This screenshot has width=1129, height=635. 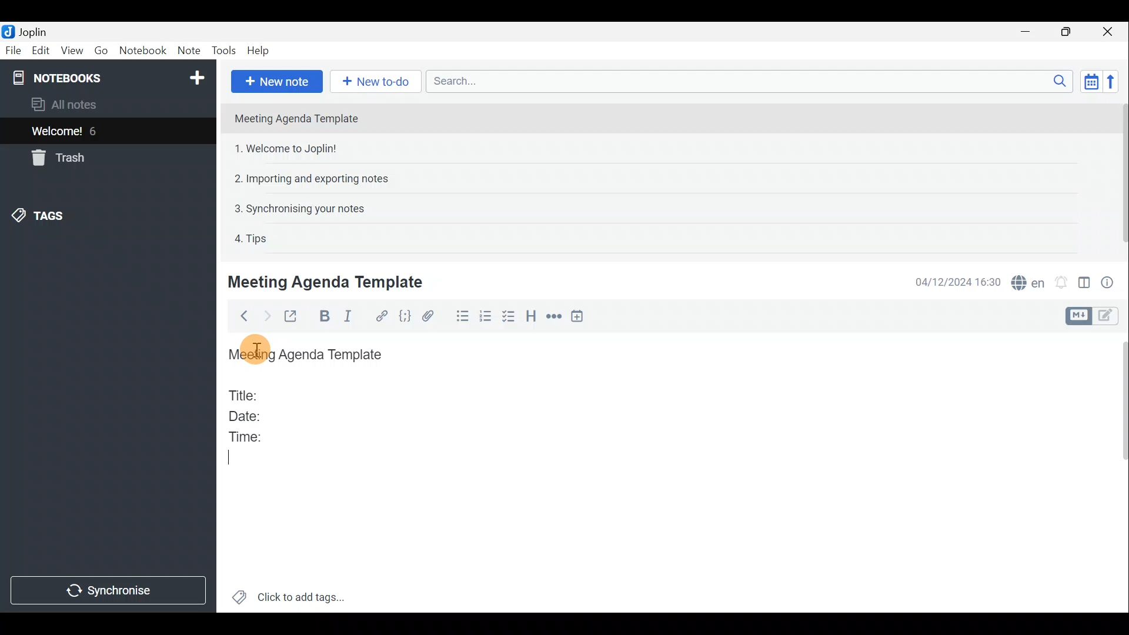 What do you see at coordinates (222, 49) in the screenshot?
I see `Tools` at bounding box center [222, 49].